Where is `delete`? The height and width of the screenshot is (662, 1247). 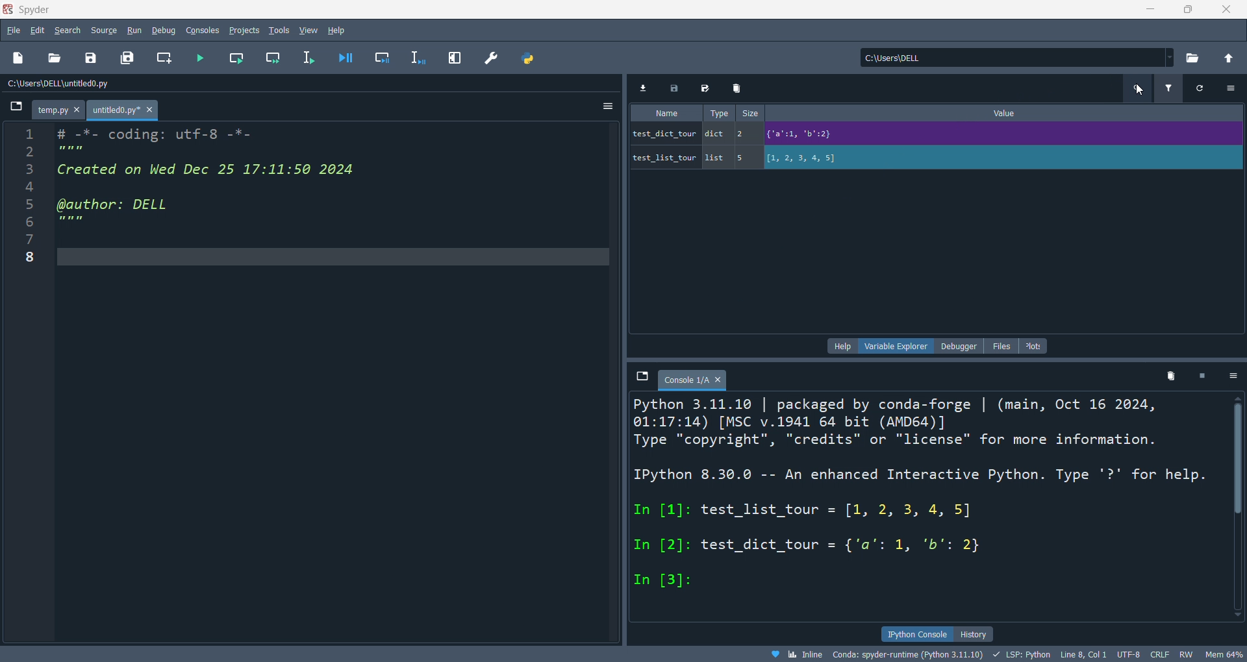
delete is located at coordinates (1172, 375).